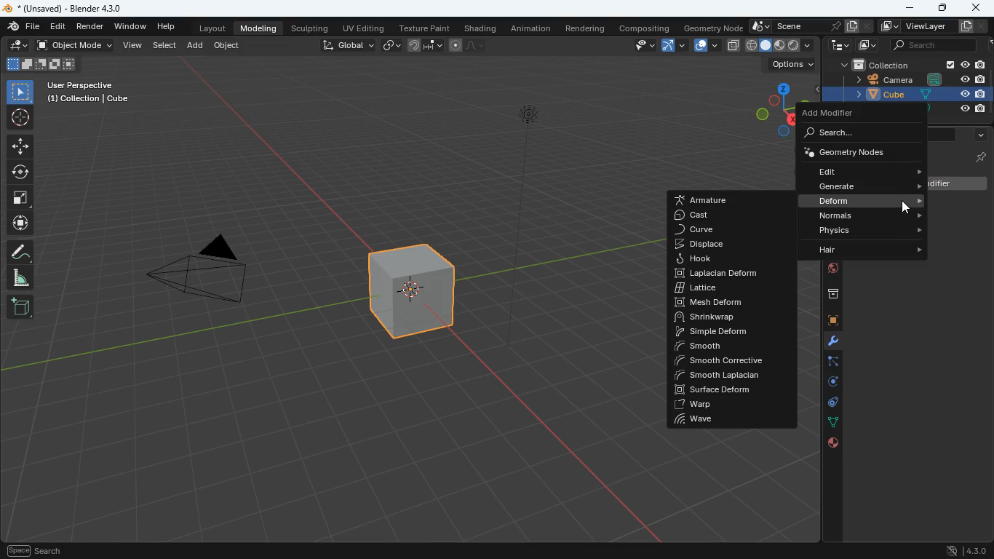 The height and width of the screenshot is (559, 994). What do you see at coordinates (423, 26) in the screenshot?
I see `texture paint` at bounding box center [423, 26].